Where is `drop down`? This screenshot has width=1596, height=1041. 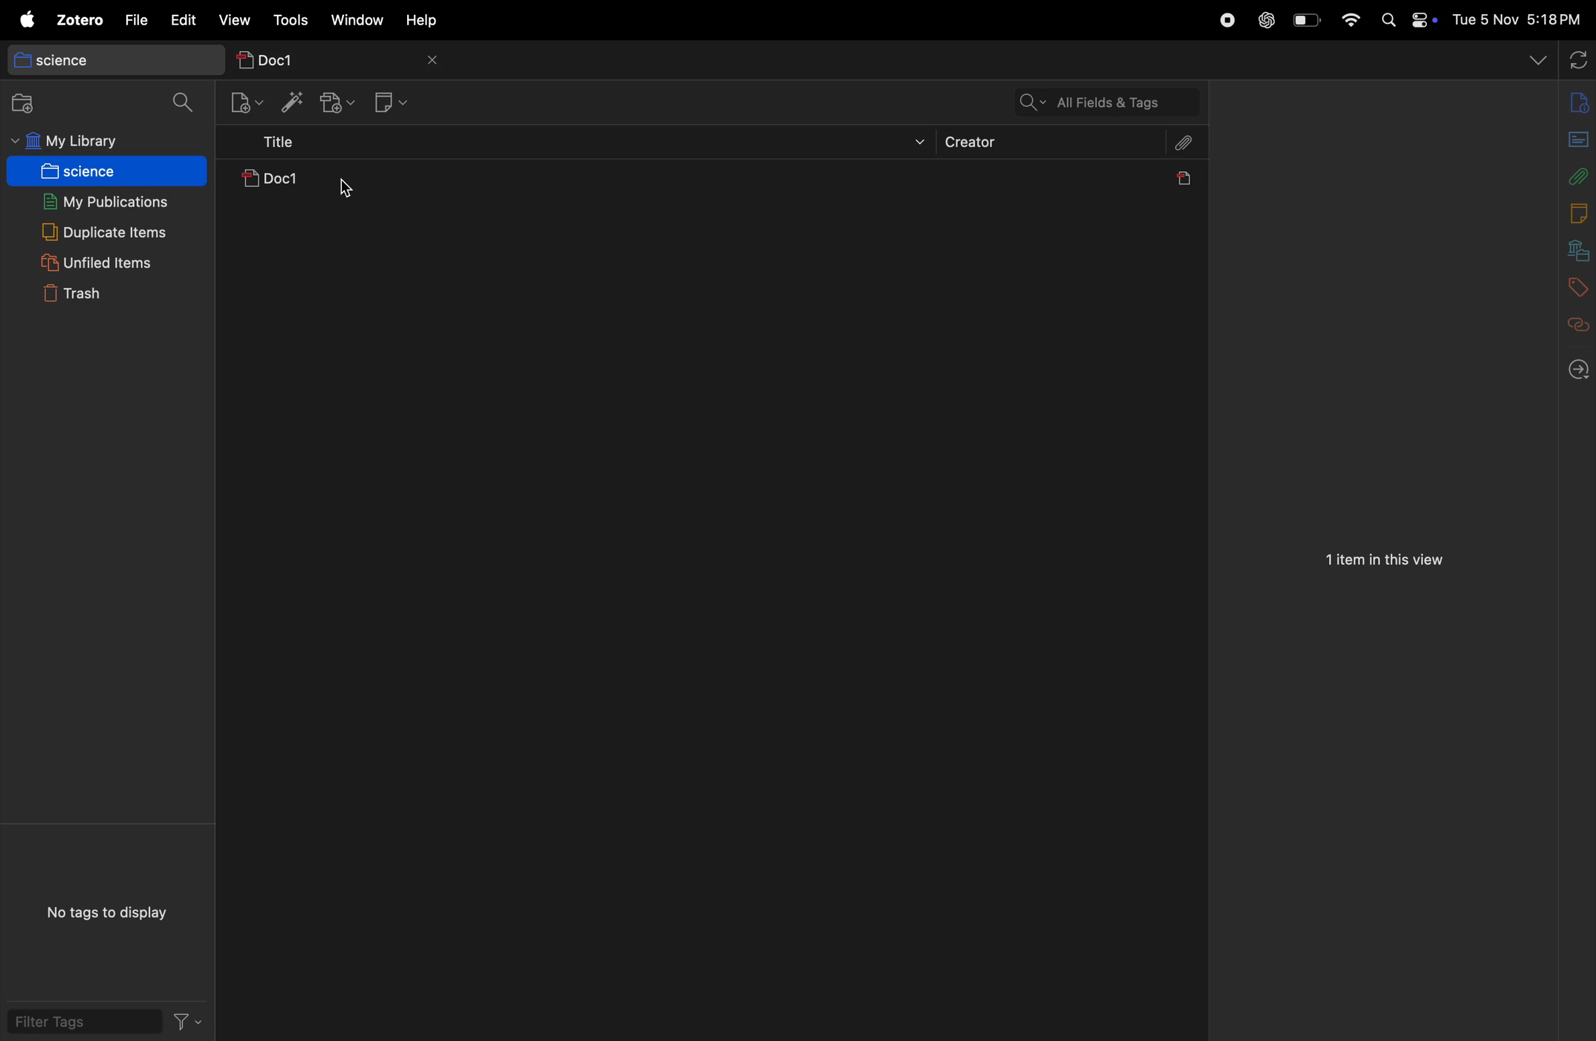 drop down is located at coordinates (1536, 58).